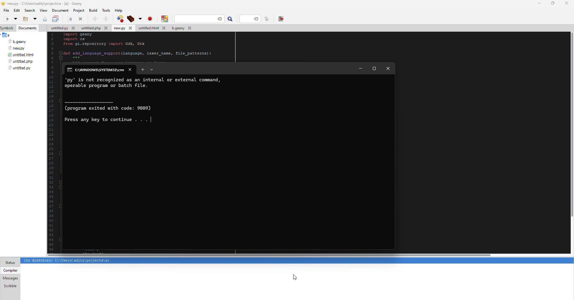 The image size is (574, 300). Describe the element at coordinates (143, 69) in the screenshot. I see `add` at that location.